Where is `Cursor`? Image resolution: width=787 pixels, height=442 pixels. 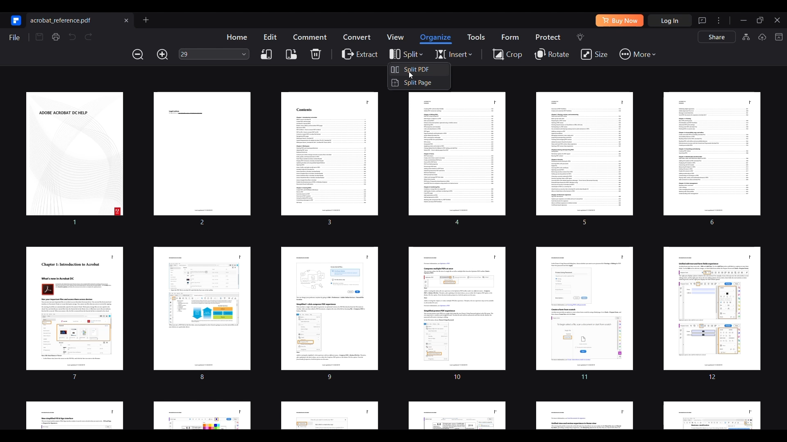
Cursor is located at coordinates (410, 75).